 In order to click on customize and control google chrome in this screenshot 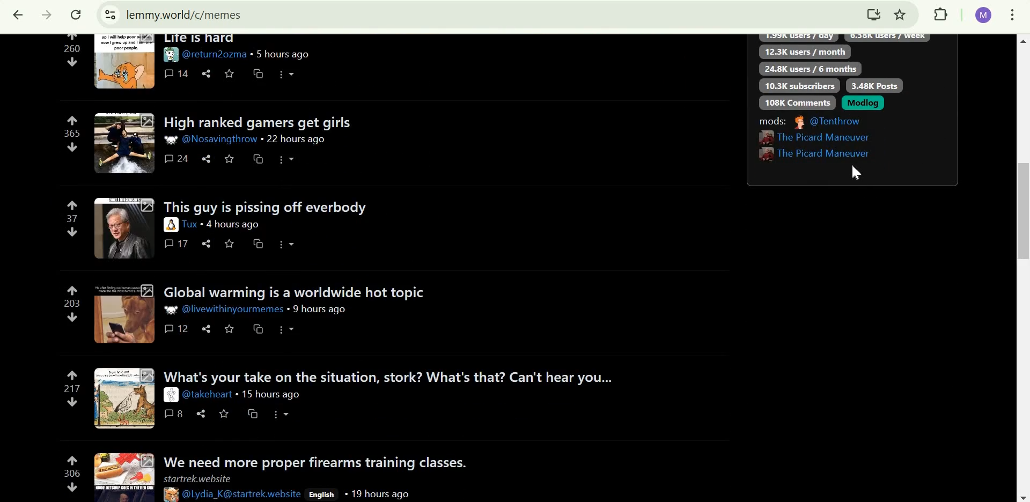, I will do `click(1013, 17)`.